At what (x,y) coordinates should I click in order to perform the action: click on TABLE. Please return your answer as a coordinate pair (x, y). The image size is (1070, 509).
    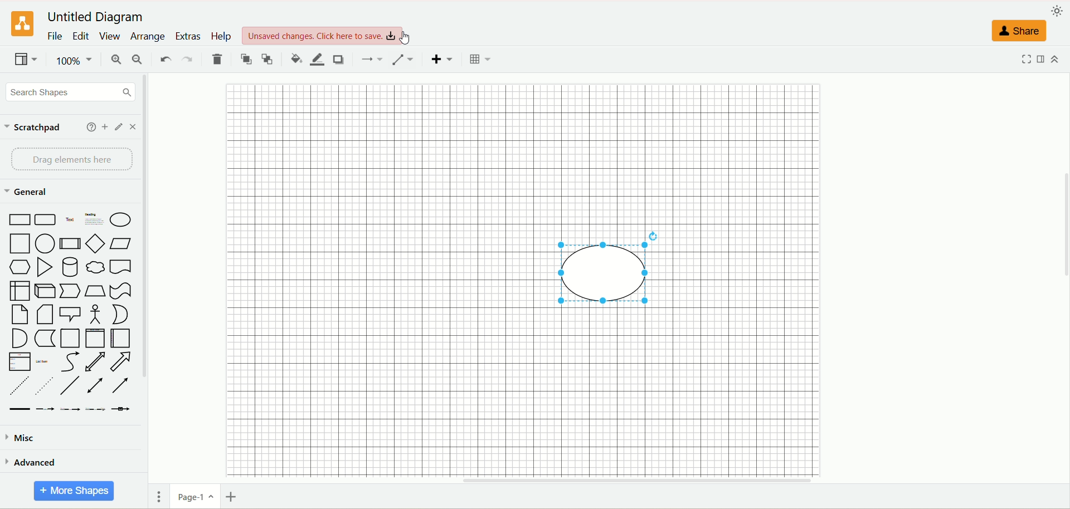
    Looking at the image, I should click on (480, 60).